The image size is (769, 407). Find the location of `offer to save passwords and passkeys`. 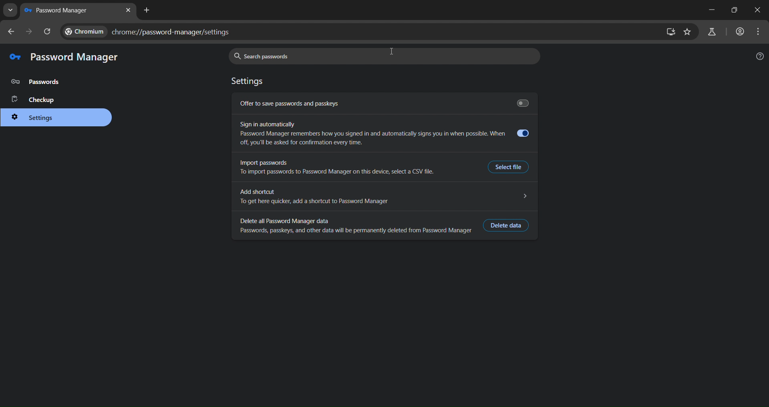

offer to save passwords and passkeys is located at coordinates (366, 104).